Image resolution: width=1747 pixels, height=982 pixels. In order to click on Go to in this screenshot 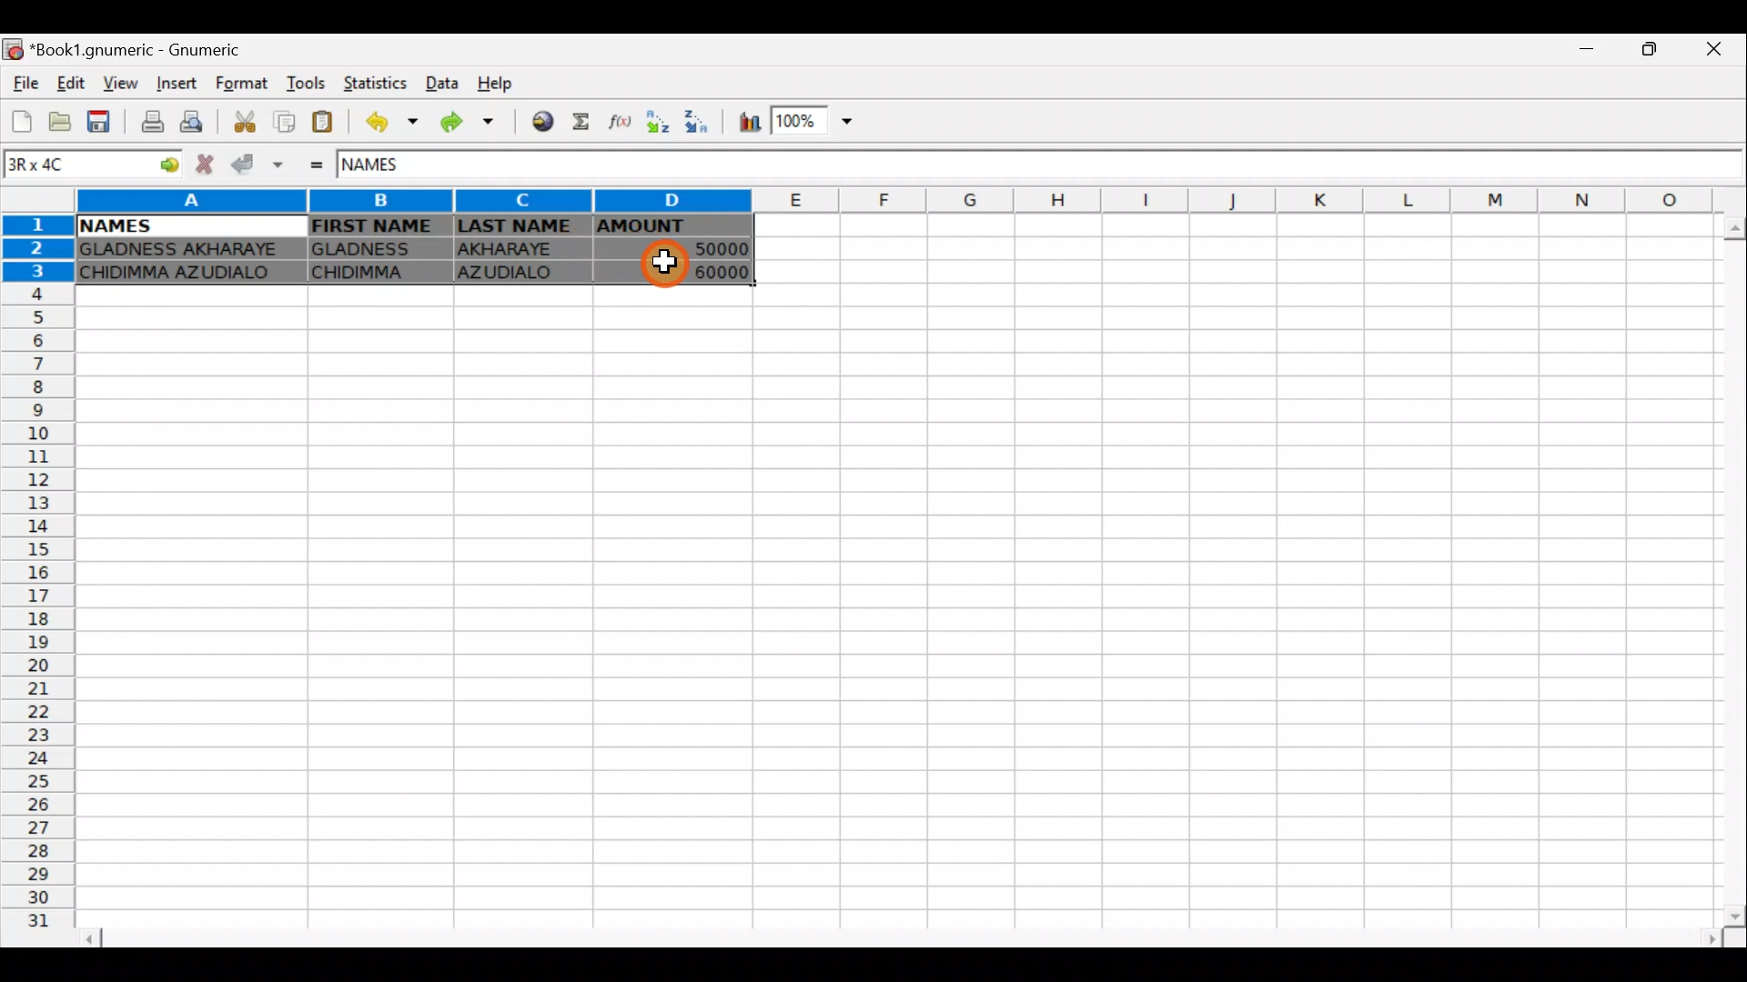, I will do `click(163, 166)`.